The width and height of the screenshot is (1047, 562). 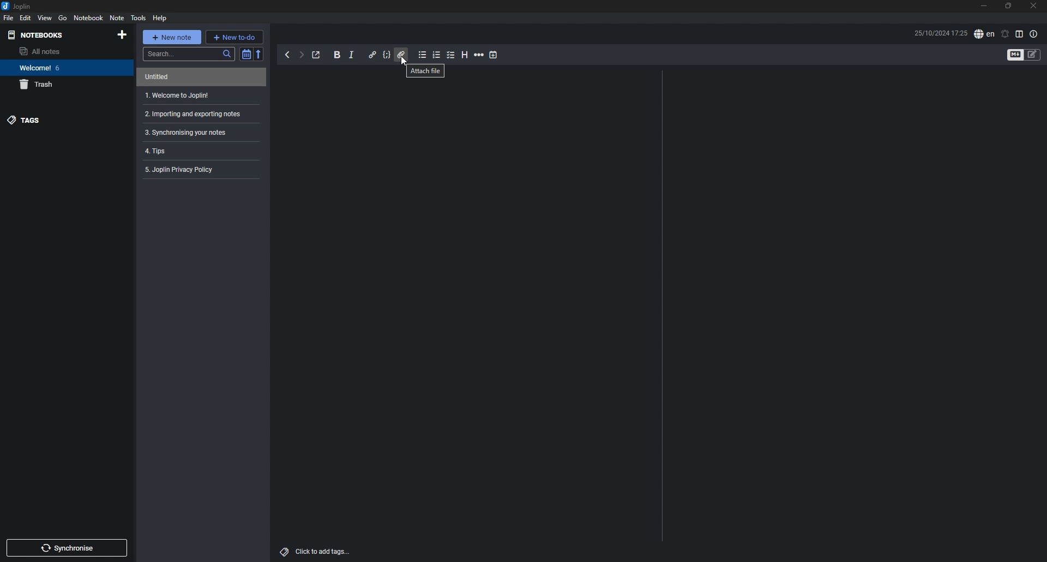 What do you see at coordinates (61, 85) in the screenshot?
I see `trash` at bounding box center [61, 85].